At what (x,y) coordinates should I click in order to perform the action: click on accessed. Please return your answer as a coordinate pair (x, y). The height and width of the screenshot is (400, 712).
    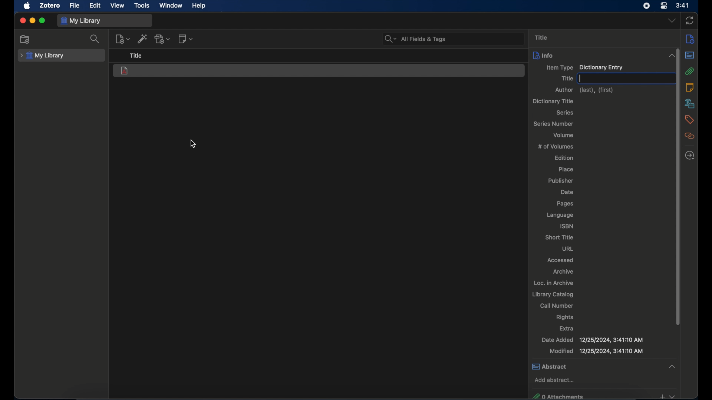
    Looking at the image, I should click on (561, 260).